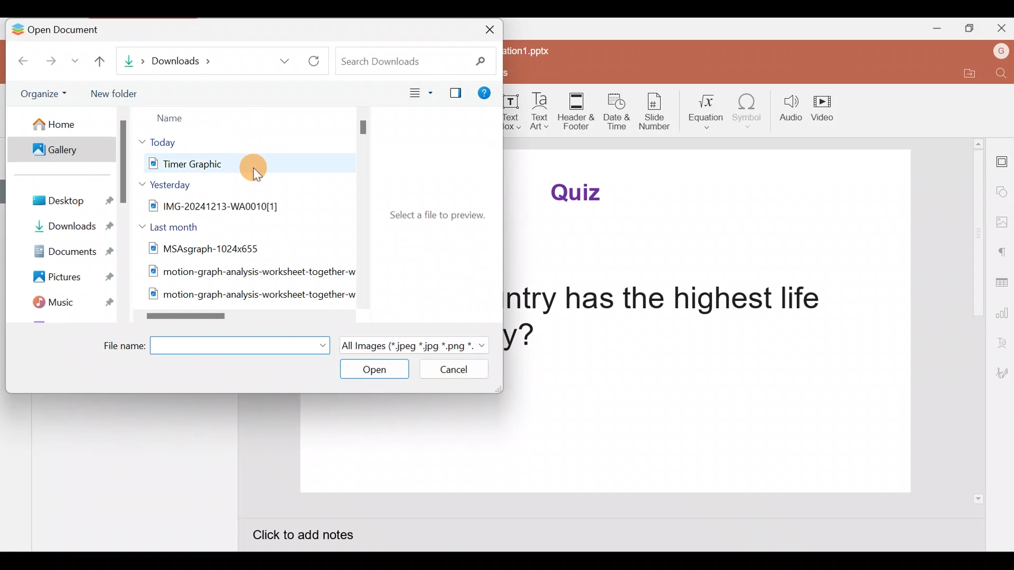 This screenshot has height=570, width=1014. I want to click on More, so click(77, 64).